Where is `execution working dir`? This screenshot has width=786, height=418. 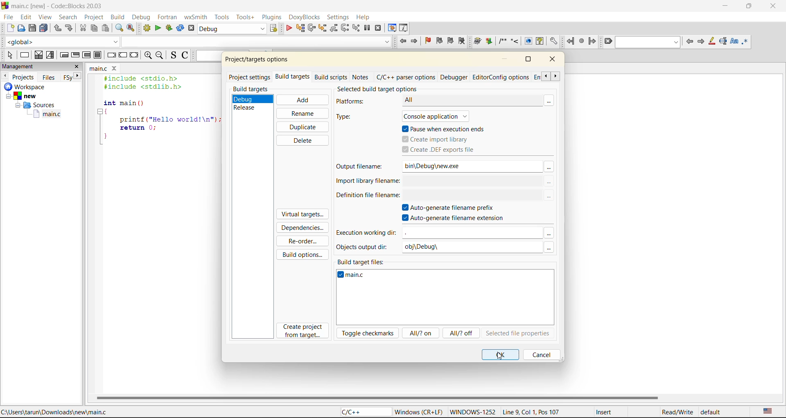 execution working dir is located at coordinates (366, 234).